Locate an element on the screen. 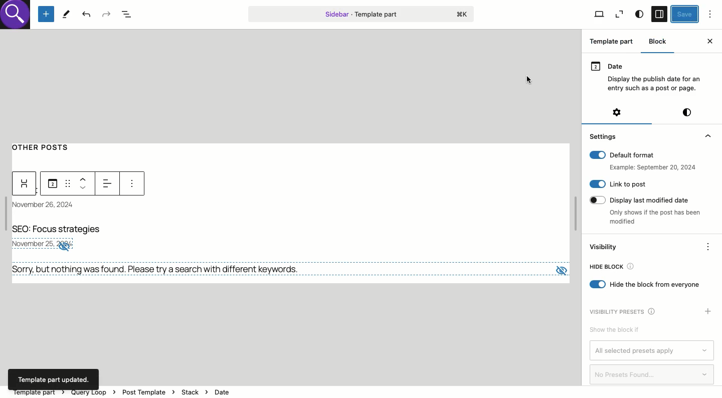  example is located at coordinates (650, 167).